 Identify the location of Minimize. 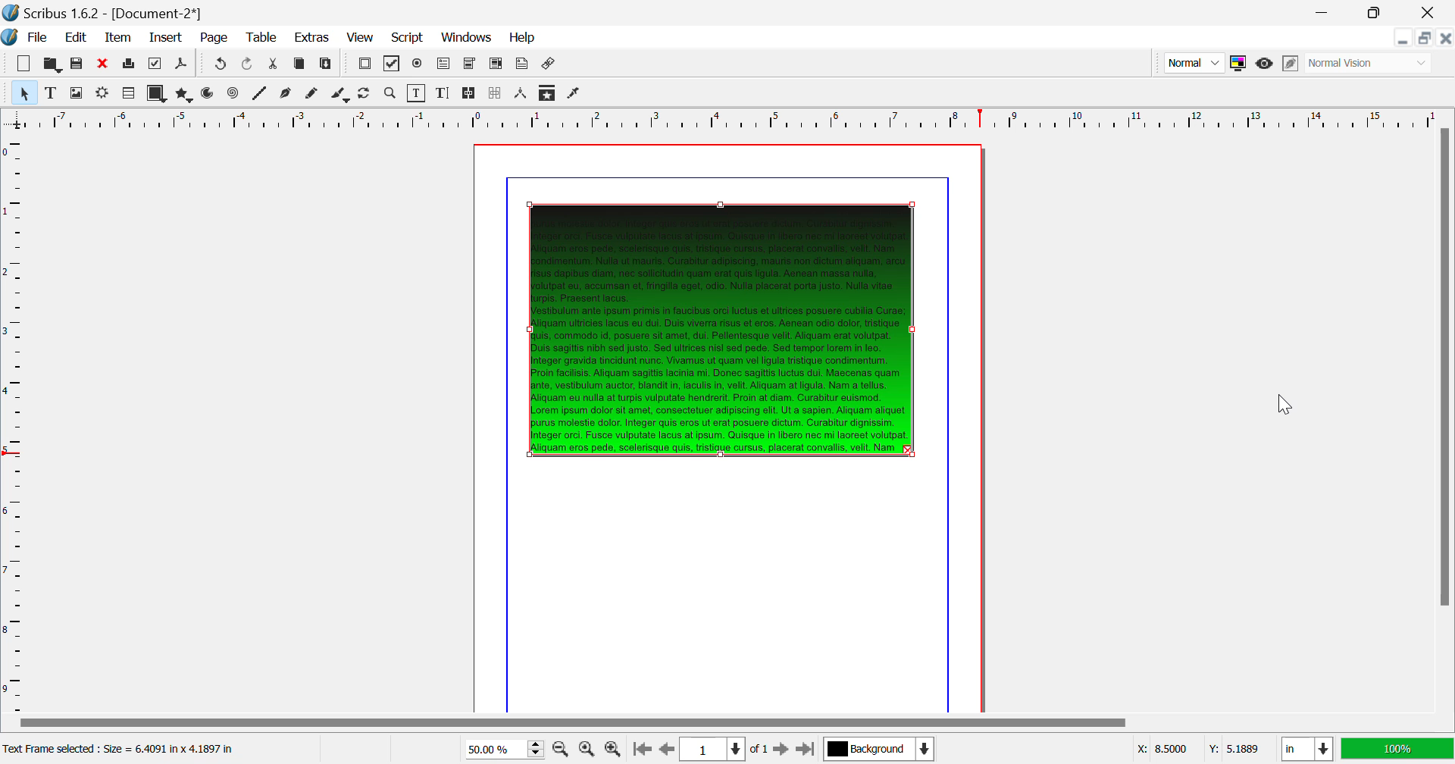
(1378, 13).